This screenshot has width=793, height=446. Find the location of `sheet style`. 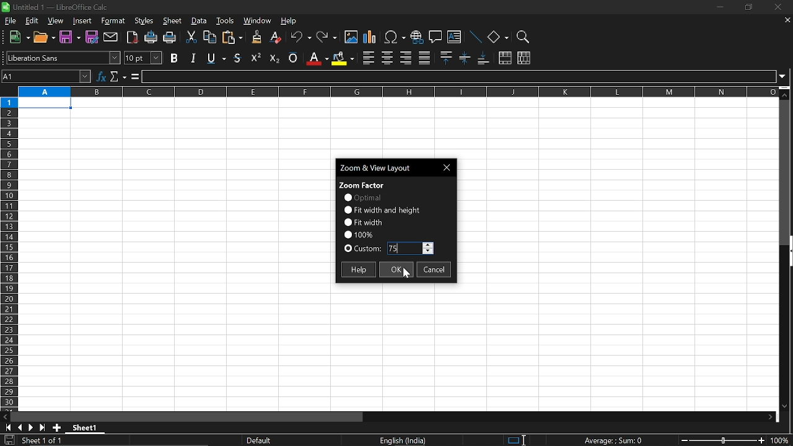

sheet style is located at coordinates (261, 440).